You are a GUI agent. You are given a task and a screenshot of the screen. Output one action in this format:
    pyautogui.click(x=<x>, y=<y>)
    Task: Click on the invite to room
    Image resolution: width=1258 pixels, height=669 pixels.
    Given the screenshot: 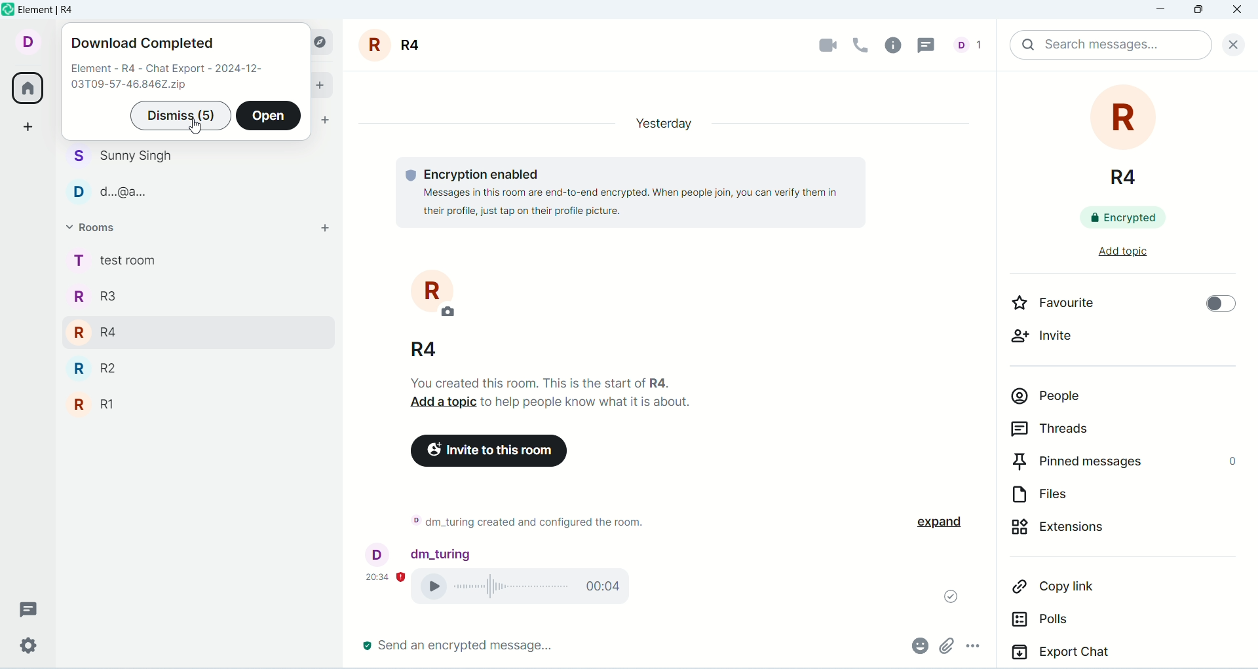 What is the action you would take?
    pyautogui.click(x=490, y=451)
    